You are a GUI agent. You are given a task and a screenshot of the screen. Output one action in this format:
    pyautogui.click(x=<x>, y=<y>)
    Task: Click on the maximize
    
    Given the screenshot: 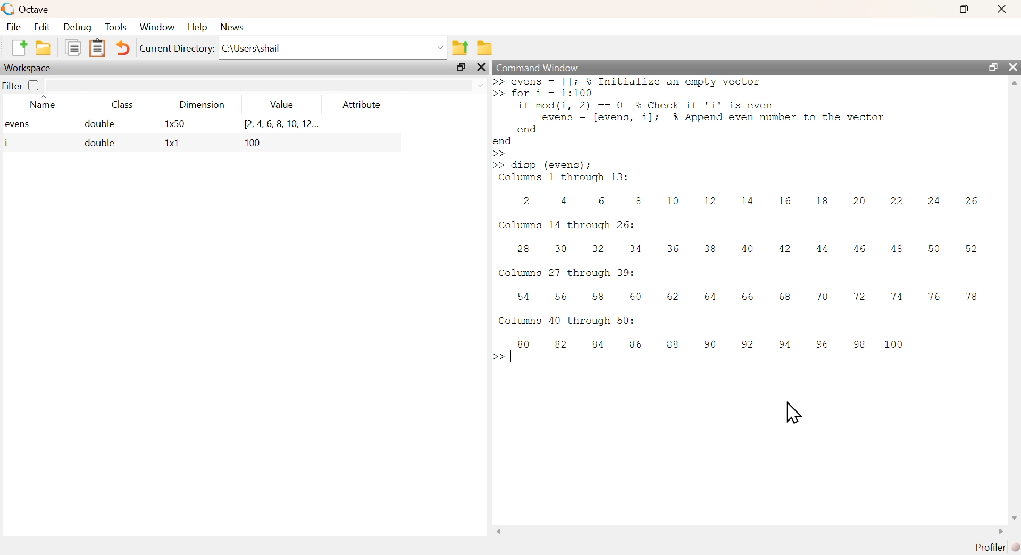 What is the action you would take?
    pyautogui.click(x=962, y=9)
    